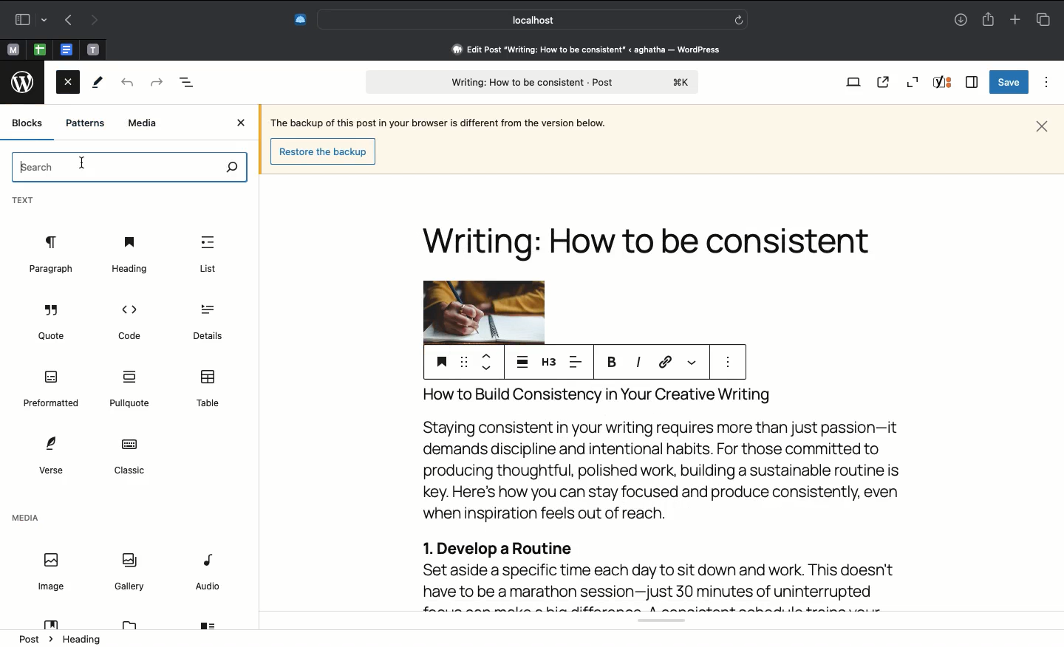 The width and height of the screenshot is (1064, 647). What do you see at coordinates (1044, 19) in the screenshot?
I see `Tabs` at bounding box center [1044, 19].